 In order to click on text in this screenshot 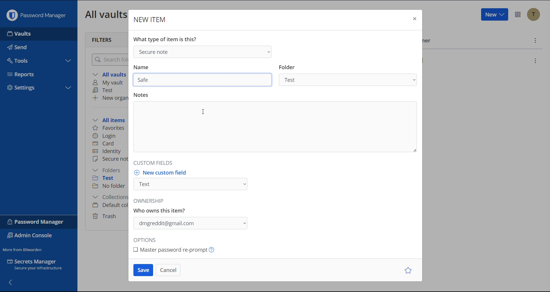, I will do `click(161, 206)`.